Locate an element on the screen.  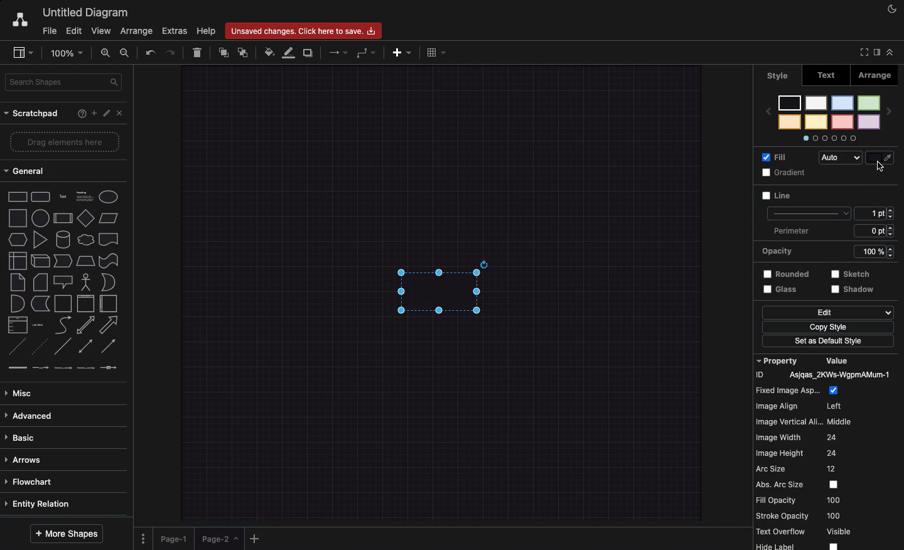
Arrange is located at coordinates (881, 74).